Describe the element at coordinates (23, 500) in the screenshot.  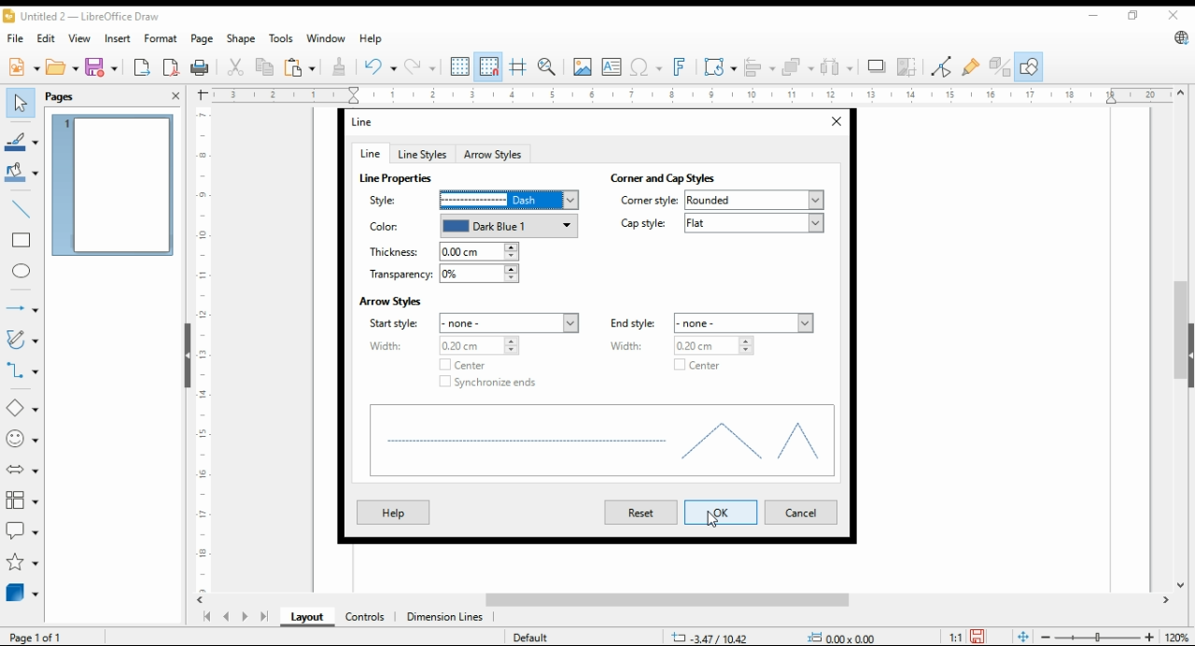
I see `flowchart` at that location.